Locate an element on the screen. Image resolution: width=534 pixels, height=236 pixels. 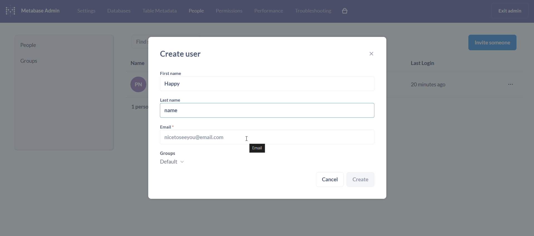
logo is located at coordinates (12, 11).